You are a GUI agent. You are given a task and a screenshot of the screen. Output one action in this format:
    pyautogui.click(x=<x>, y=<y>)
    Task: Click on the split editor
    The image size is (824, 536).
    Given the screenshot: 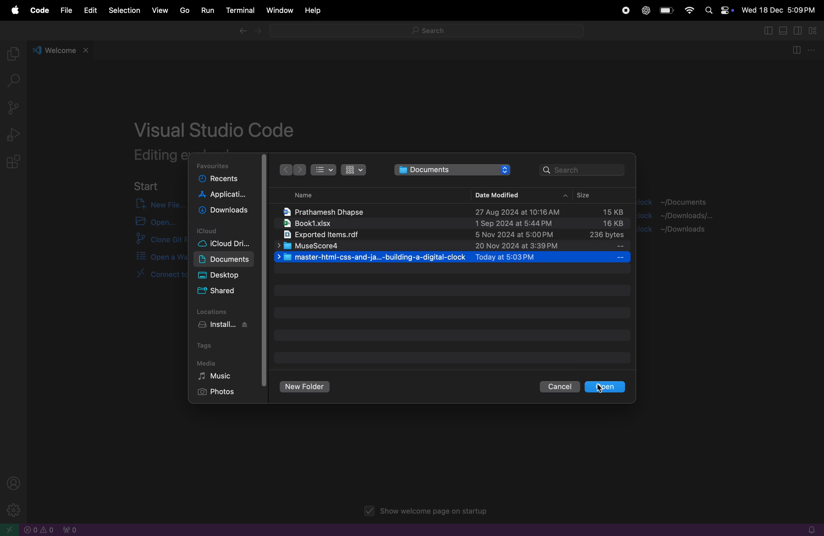 What is the action you would take?
    pyautogui.click(x=767, y=30)
    